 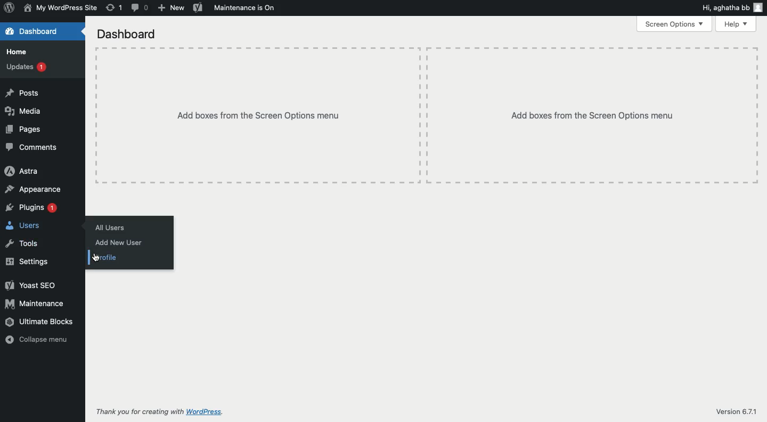 I want to click on wordpress, so click(x=206, y=412).